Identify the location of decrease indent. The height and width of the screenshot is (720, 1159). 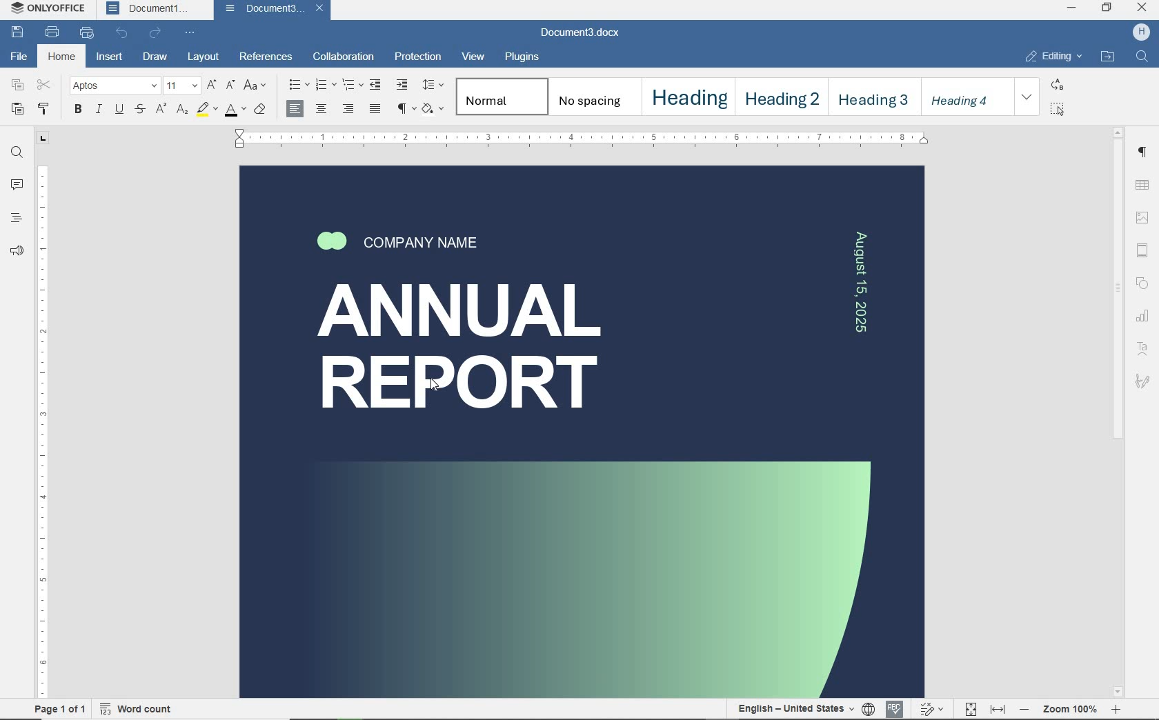
(376, 86).